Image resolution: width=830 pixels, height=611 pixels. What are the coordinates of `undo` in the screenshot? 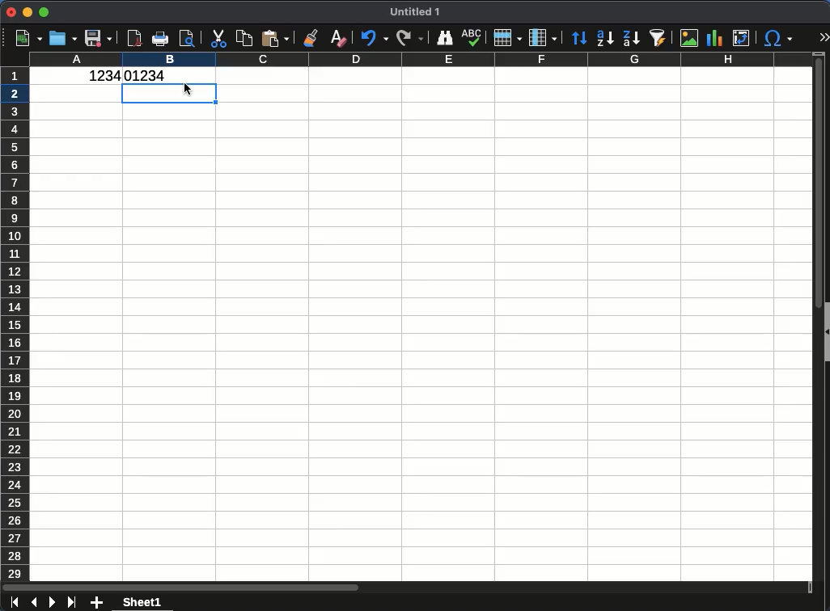 It's located at (374, 39).